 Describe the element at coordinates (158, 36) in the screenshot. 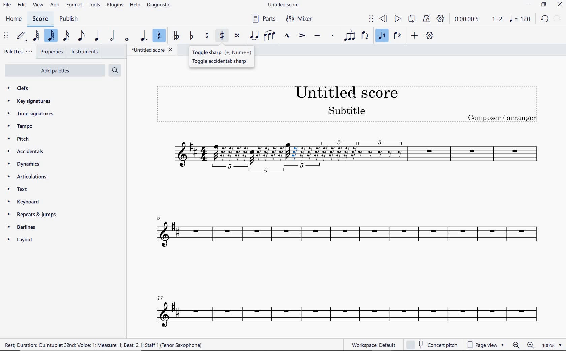

I see `REST` at that location.